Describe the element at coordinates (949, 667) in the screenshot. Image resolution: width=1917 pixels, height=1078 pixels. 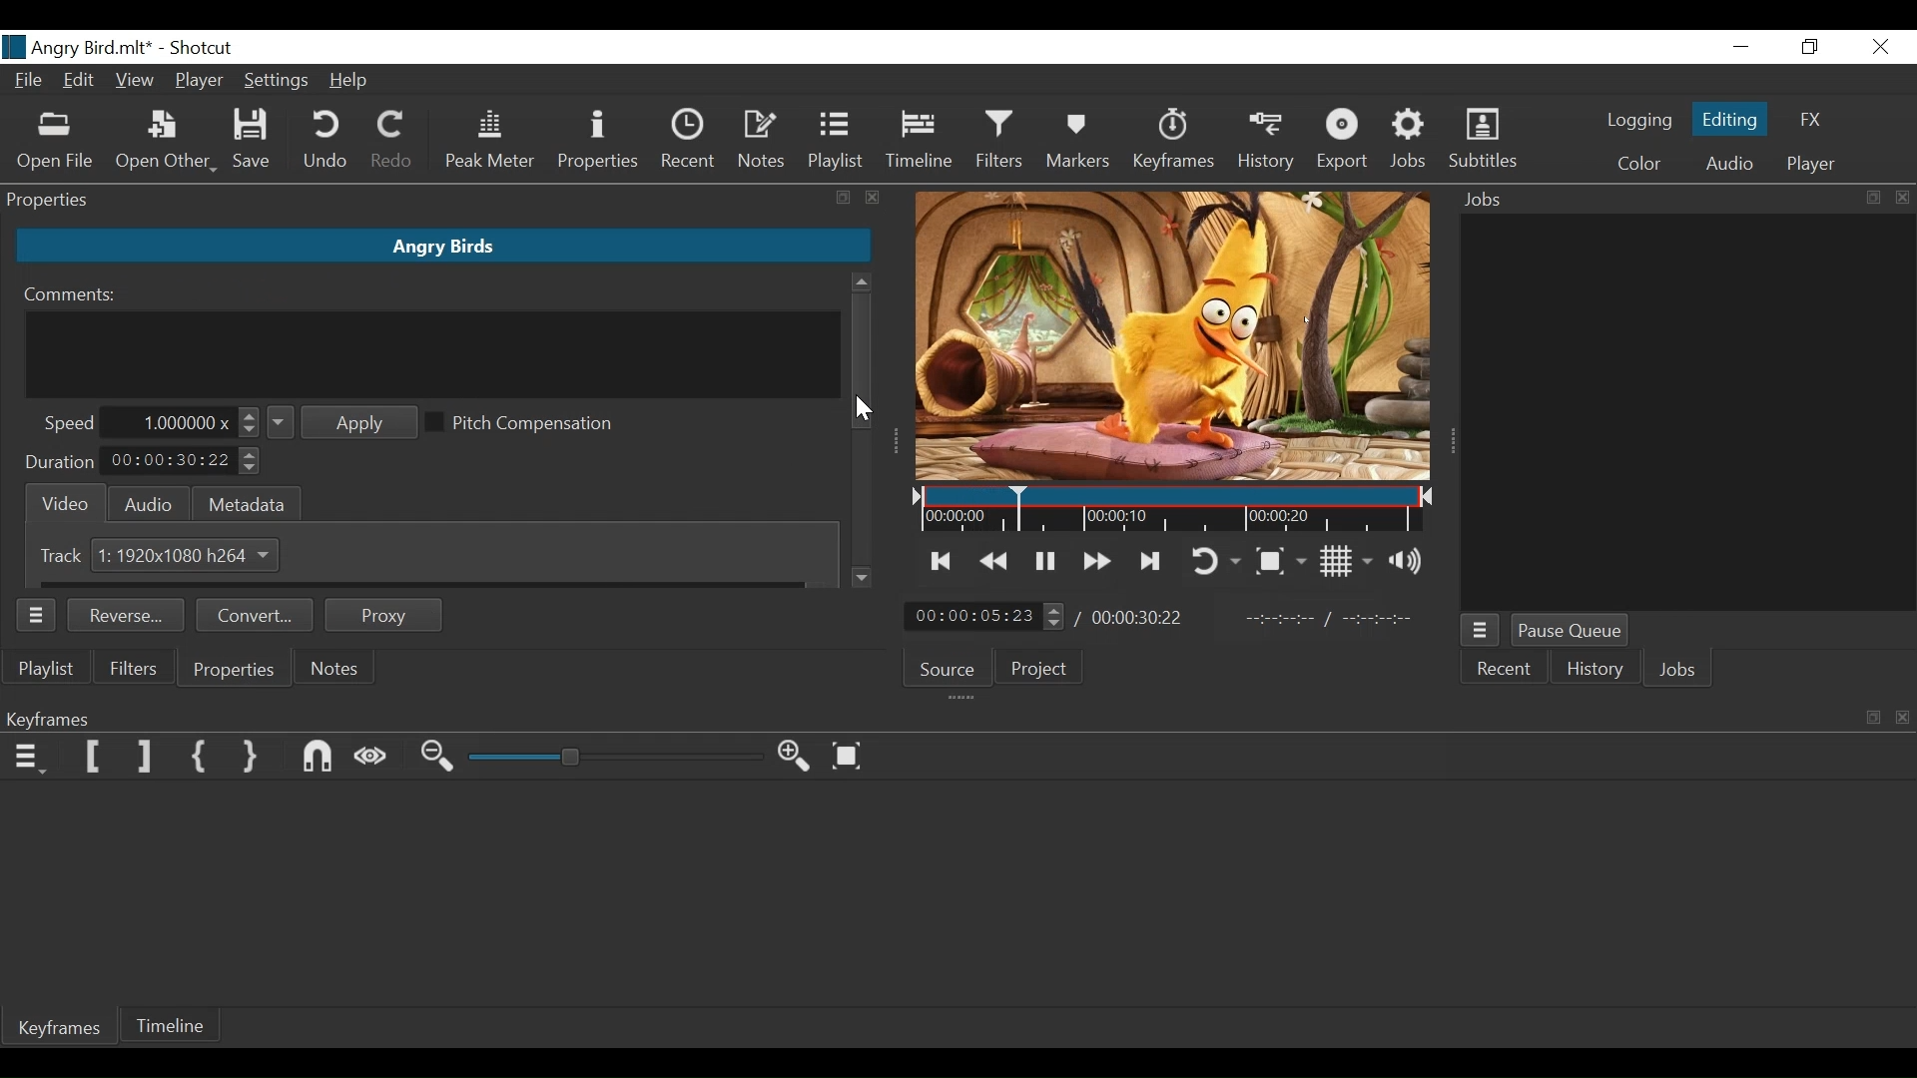
I see `Source` at that location.